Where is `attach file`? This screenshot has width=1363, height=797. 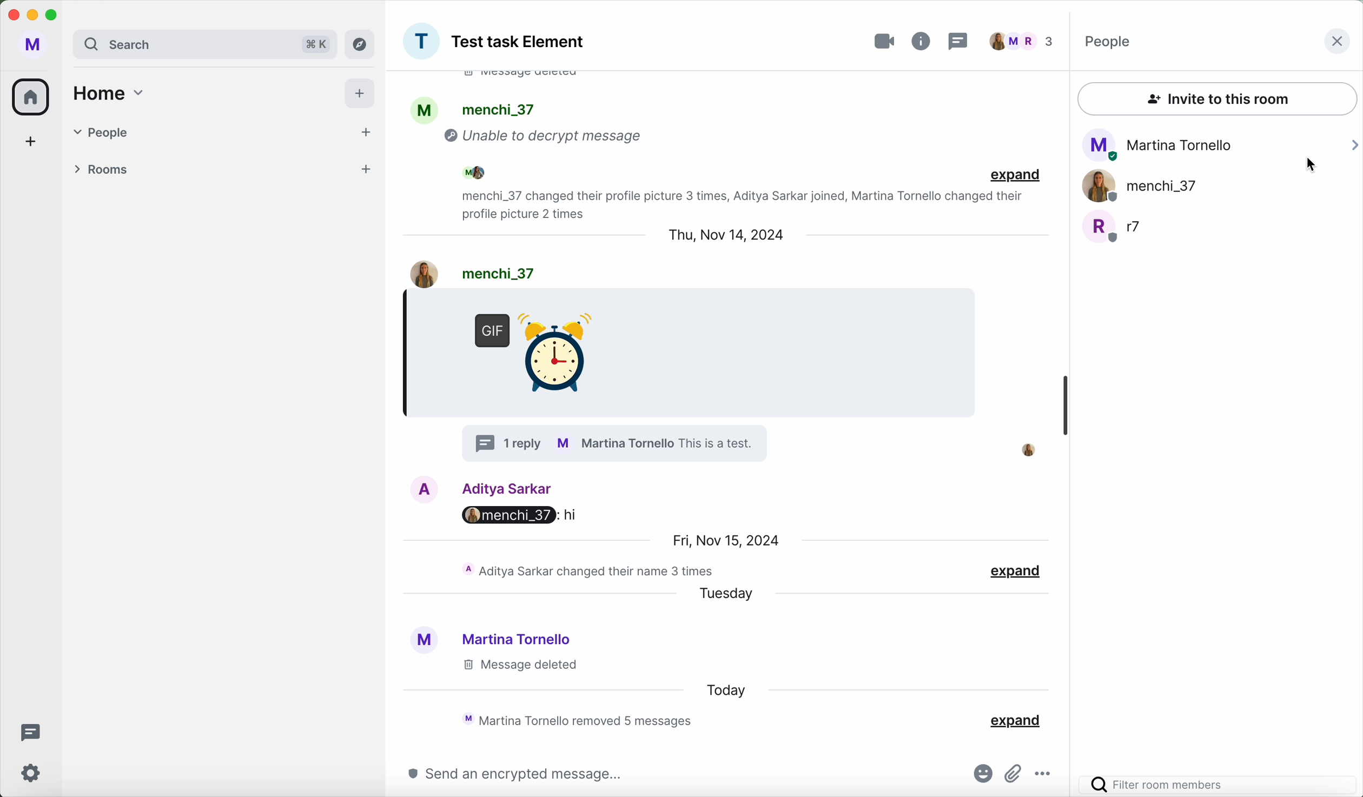
attach file is located at coordinates (1014, 772).